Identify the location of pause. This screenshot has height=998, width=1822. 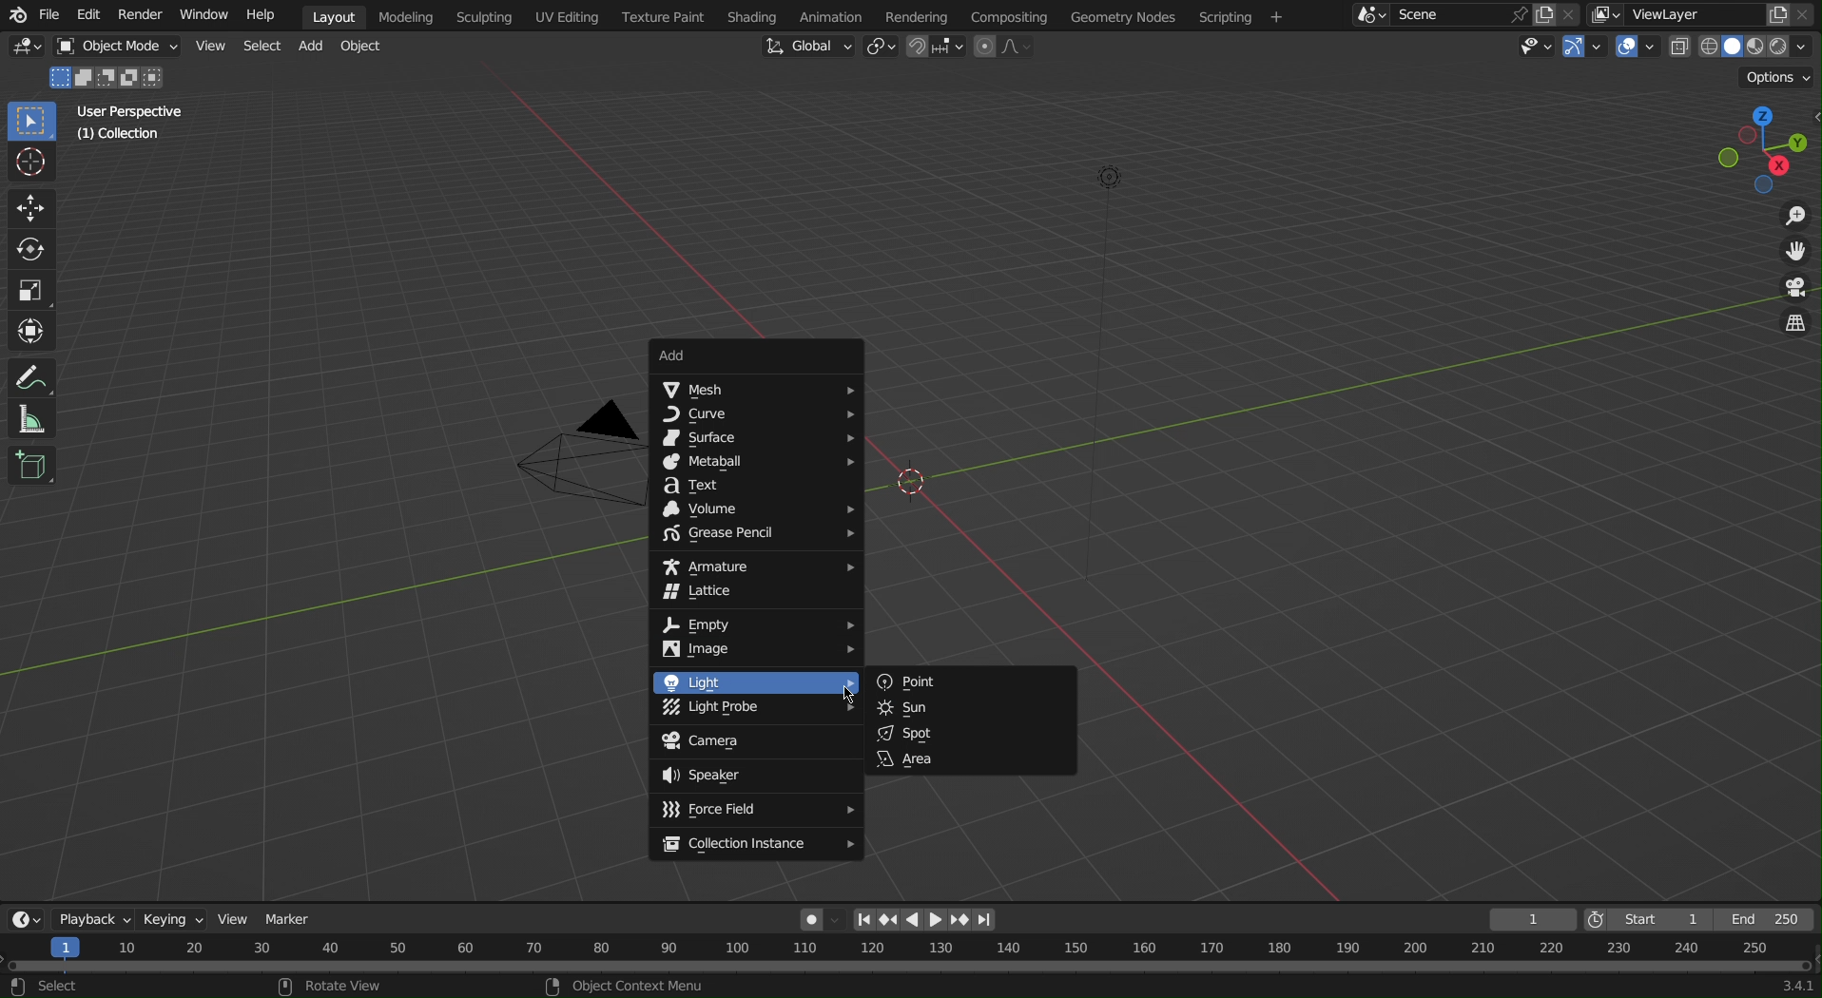
(910, 918).